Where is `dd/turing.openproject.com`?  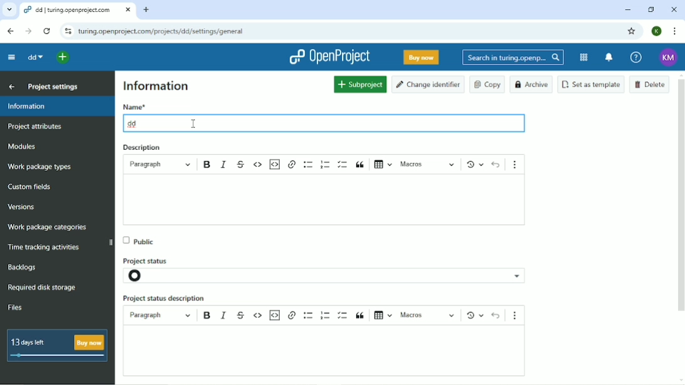 dd/turing.openproject.com is located at coordinates (77, 10).